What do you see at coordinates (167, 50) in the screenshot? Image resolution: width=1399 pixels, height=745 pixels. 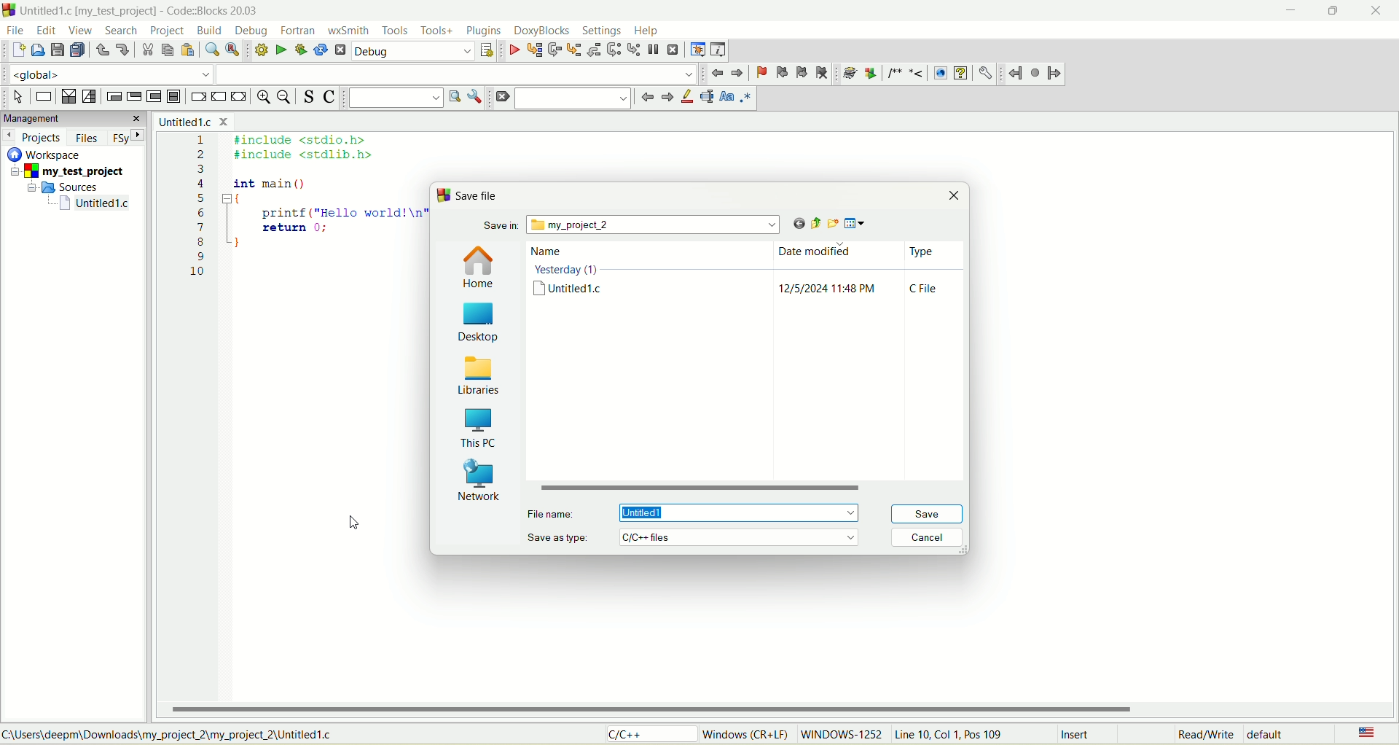 I see `copy` at bounding box center [167, 50].